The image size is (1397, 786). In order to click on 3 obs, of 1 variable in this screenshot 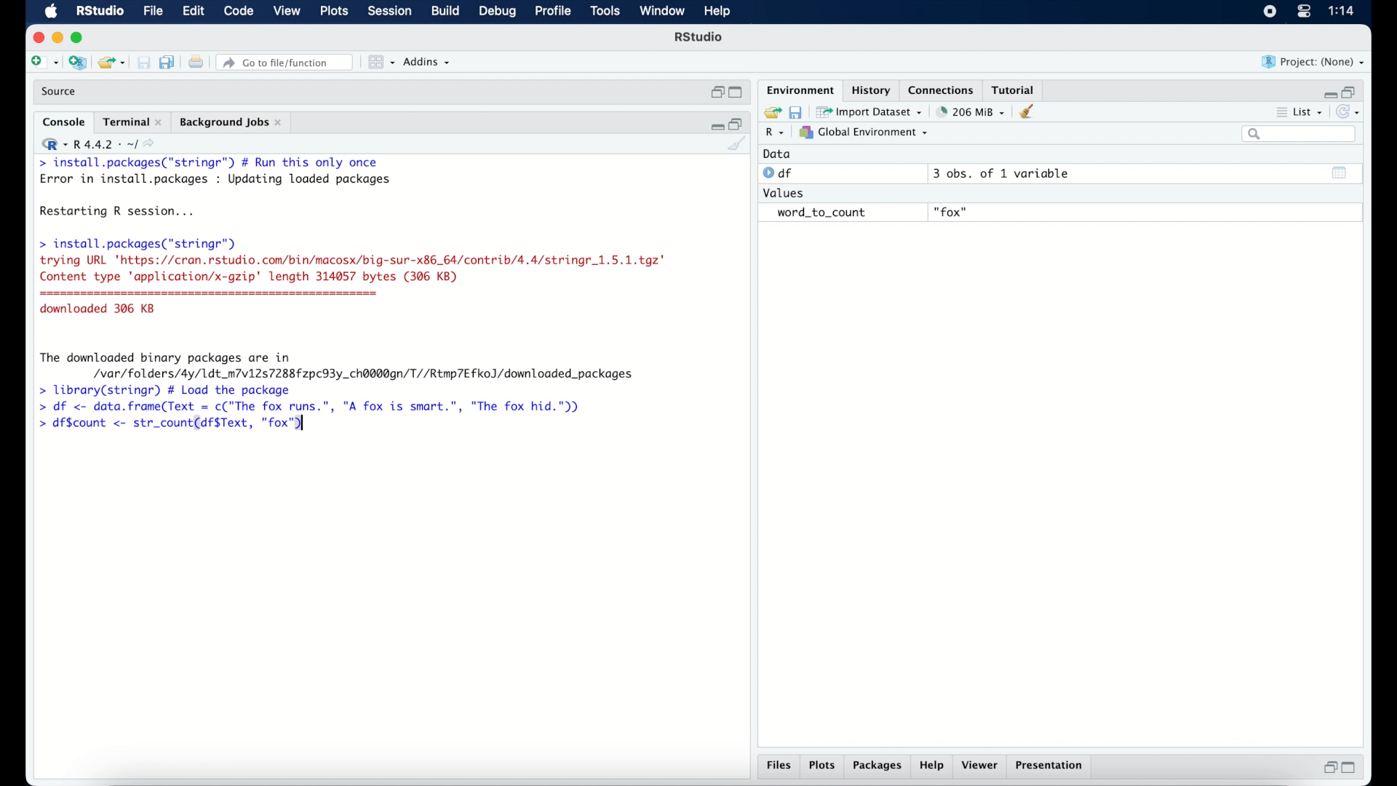, I will do `click(1008, 173)`.